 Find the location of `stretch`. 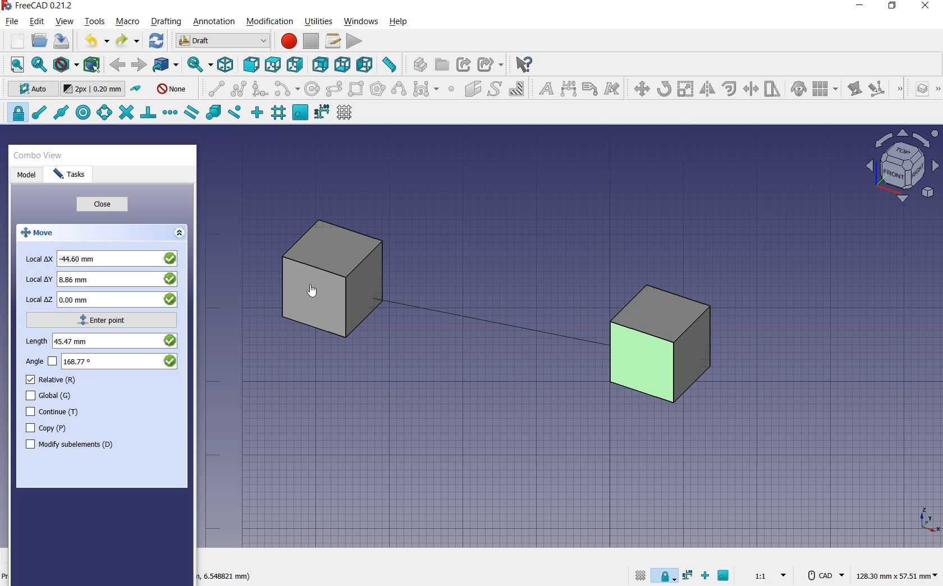

stretch is located at coordinates (772, 89).